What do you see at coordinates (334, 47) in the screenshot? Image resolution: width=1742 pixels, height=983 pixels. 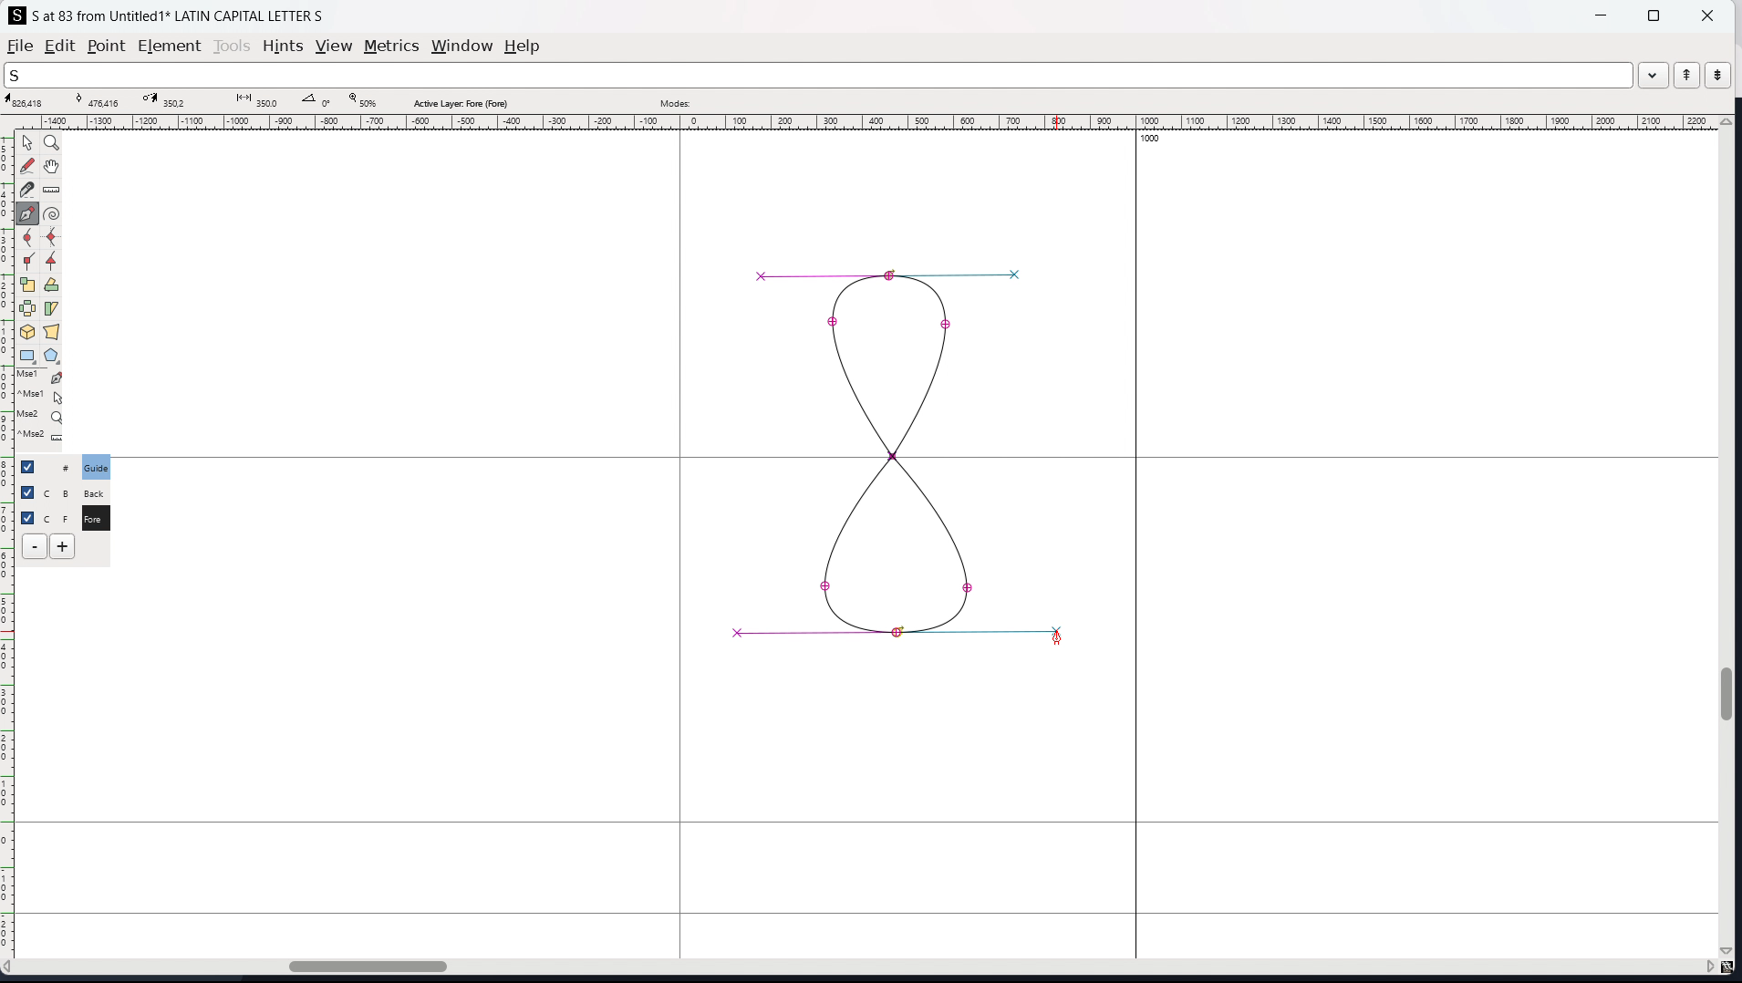 I see `view` at bounding box center [334, 47].